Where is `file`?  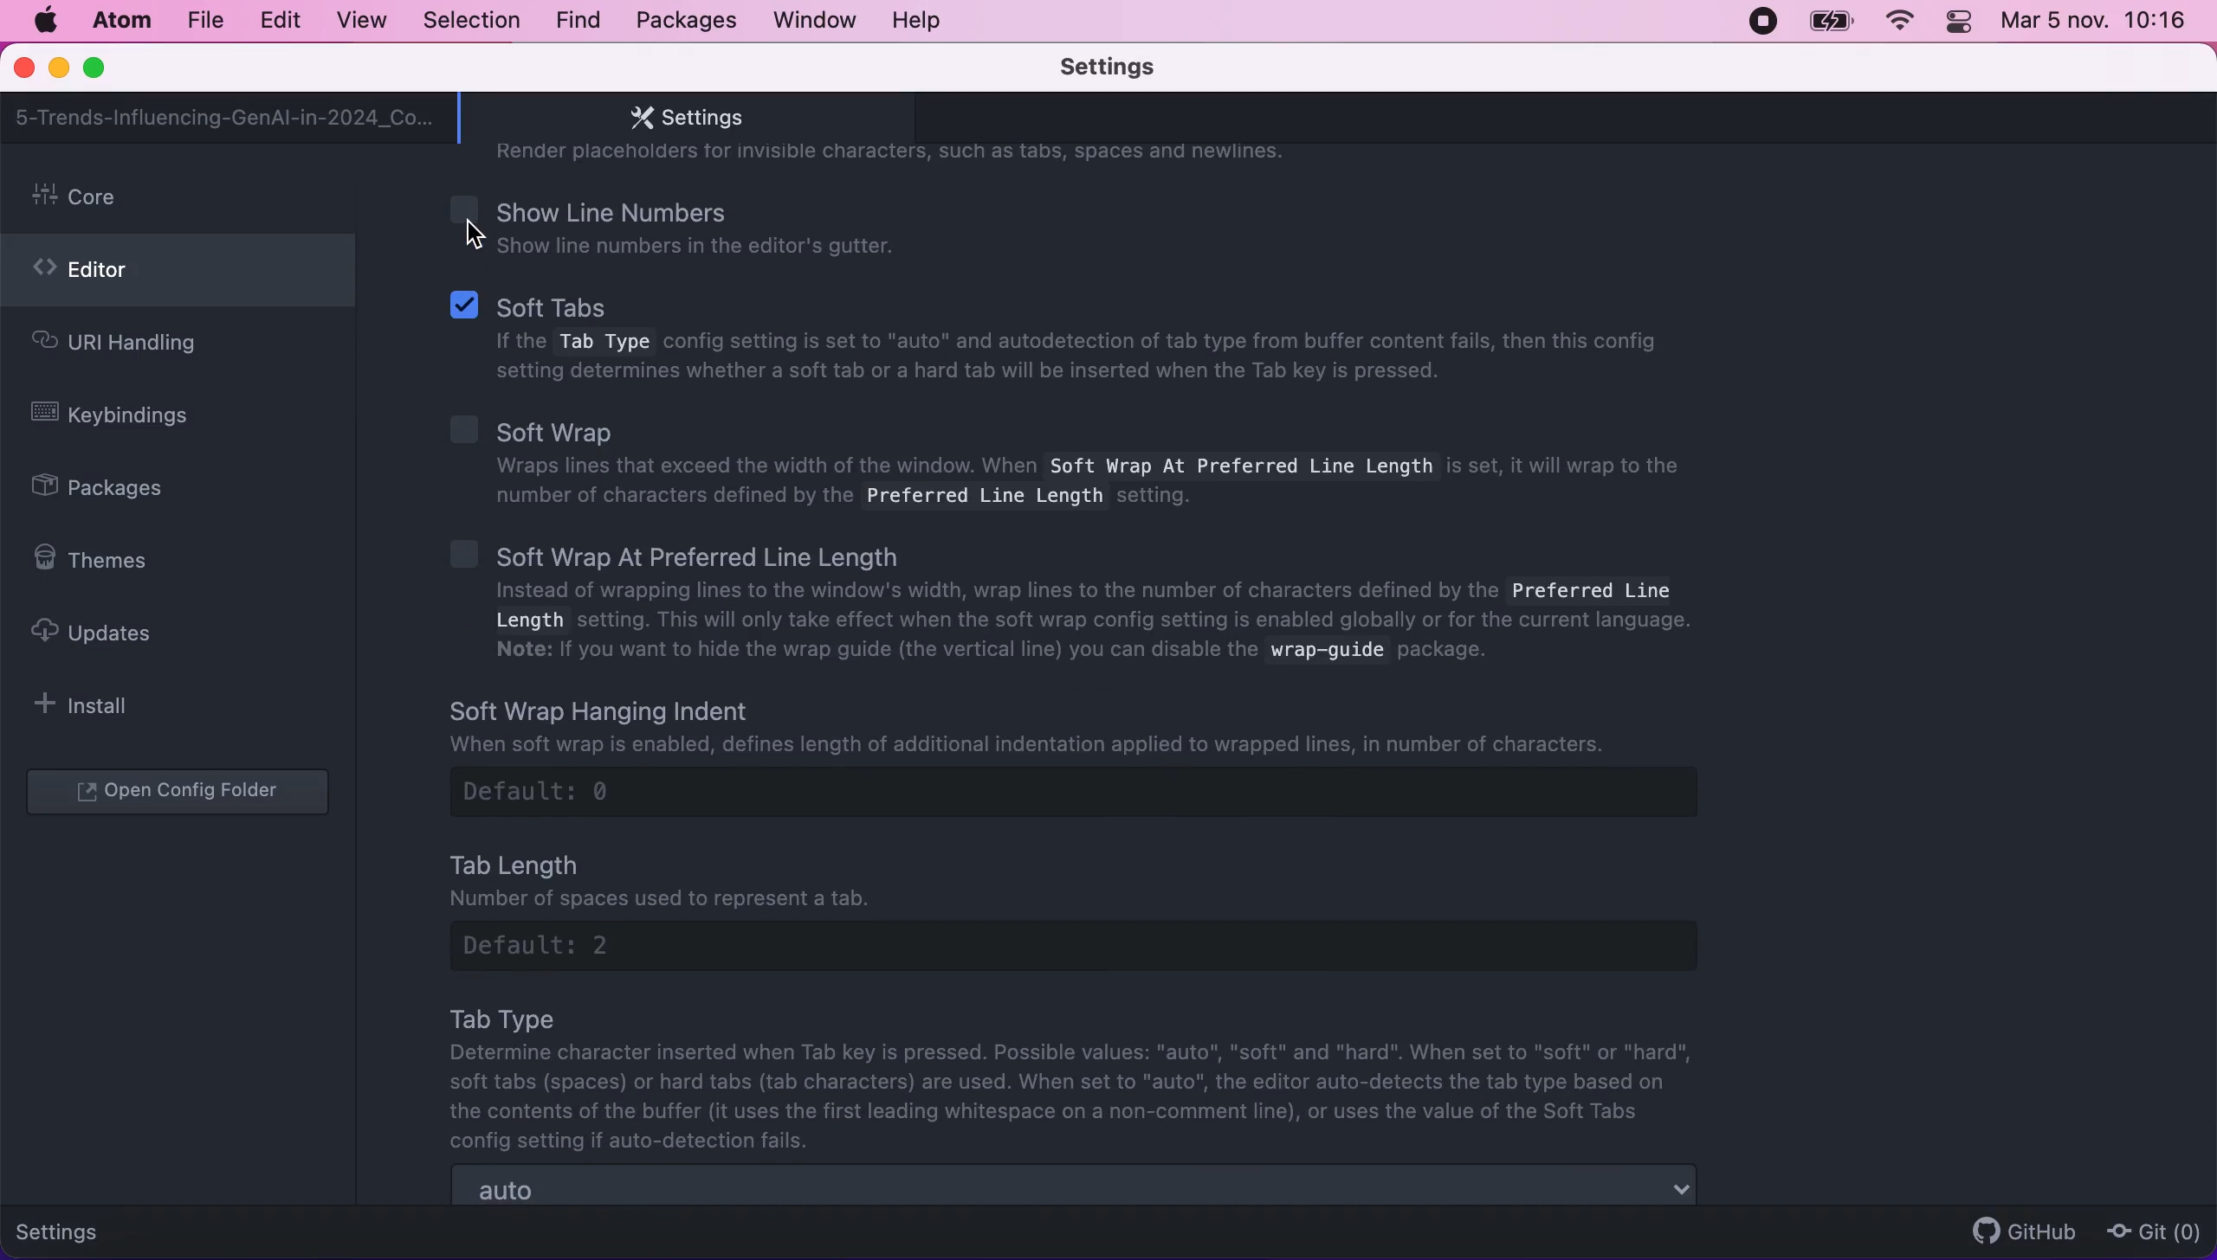 file is located at coordinates (204, 21).